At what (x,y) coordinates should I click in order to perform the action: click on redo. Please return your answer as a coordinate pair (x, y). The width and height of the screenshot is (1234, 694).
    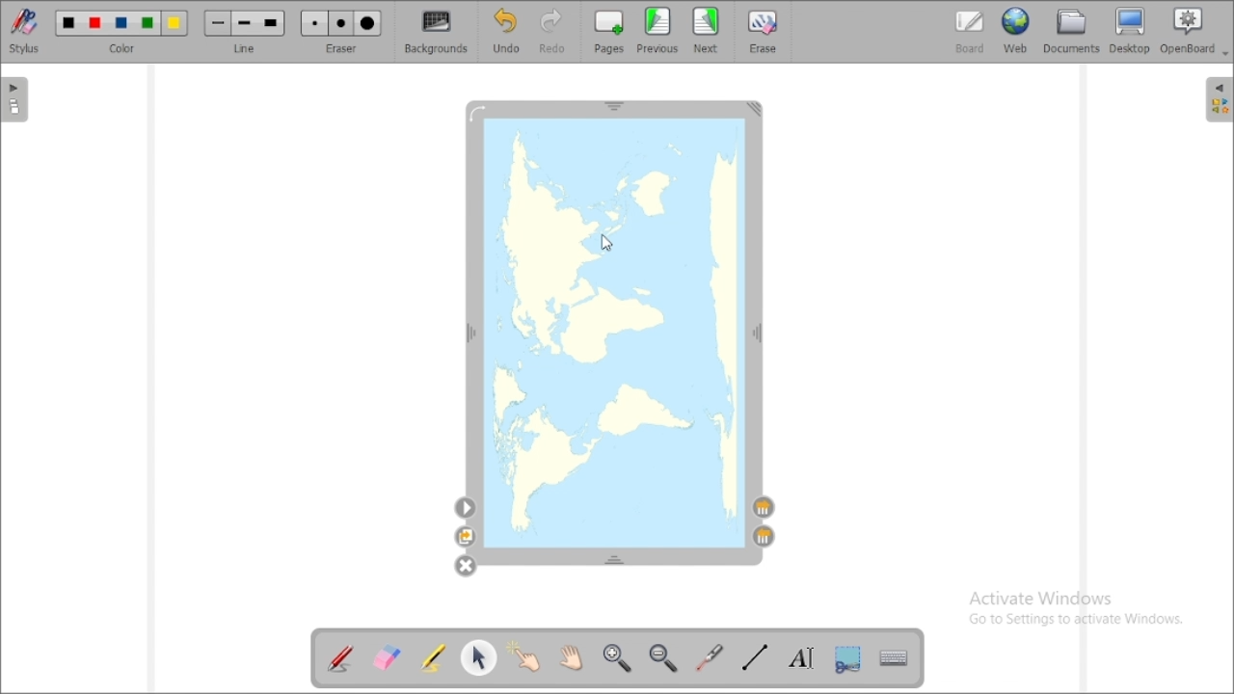
    Looking at the image, I should click on (553, 32).